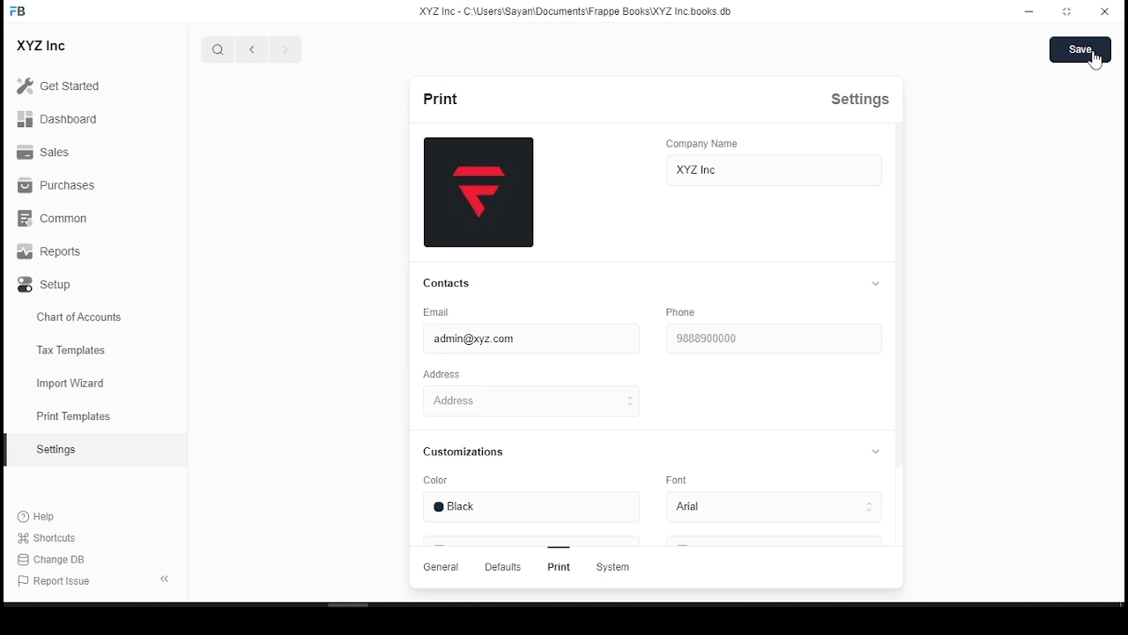 The width and height of the screenshot is (1128, 635). I want to click on Dashboard, so click(60, 121).